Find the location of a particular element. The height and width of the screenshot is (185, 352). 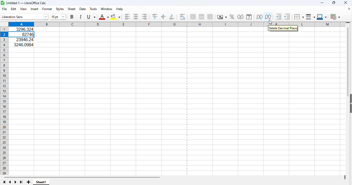

Format as decimal is located at coordinates (240, 16).